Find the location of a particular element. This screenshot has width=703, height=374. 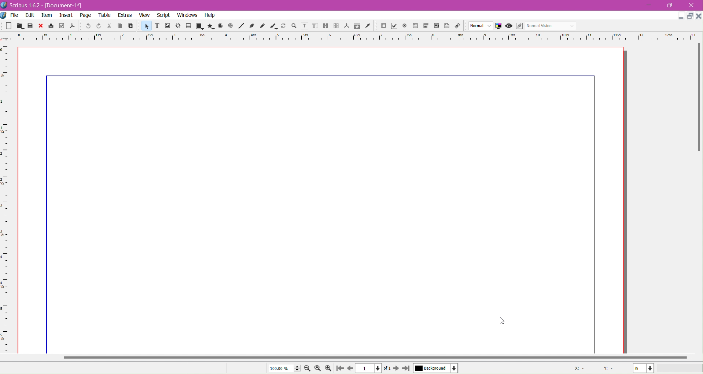

select is located at coordinates (146, 27).